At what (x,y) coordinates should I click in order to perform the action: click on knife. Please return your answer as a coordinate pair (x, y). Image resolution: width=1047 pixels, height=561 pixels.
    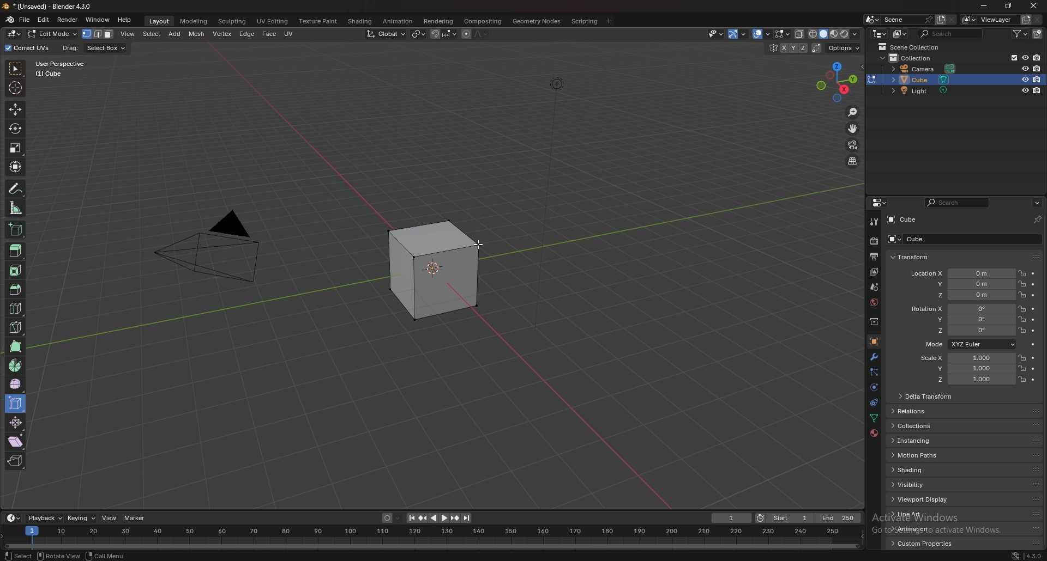
    Looking at the image, I should click on (15, 326).